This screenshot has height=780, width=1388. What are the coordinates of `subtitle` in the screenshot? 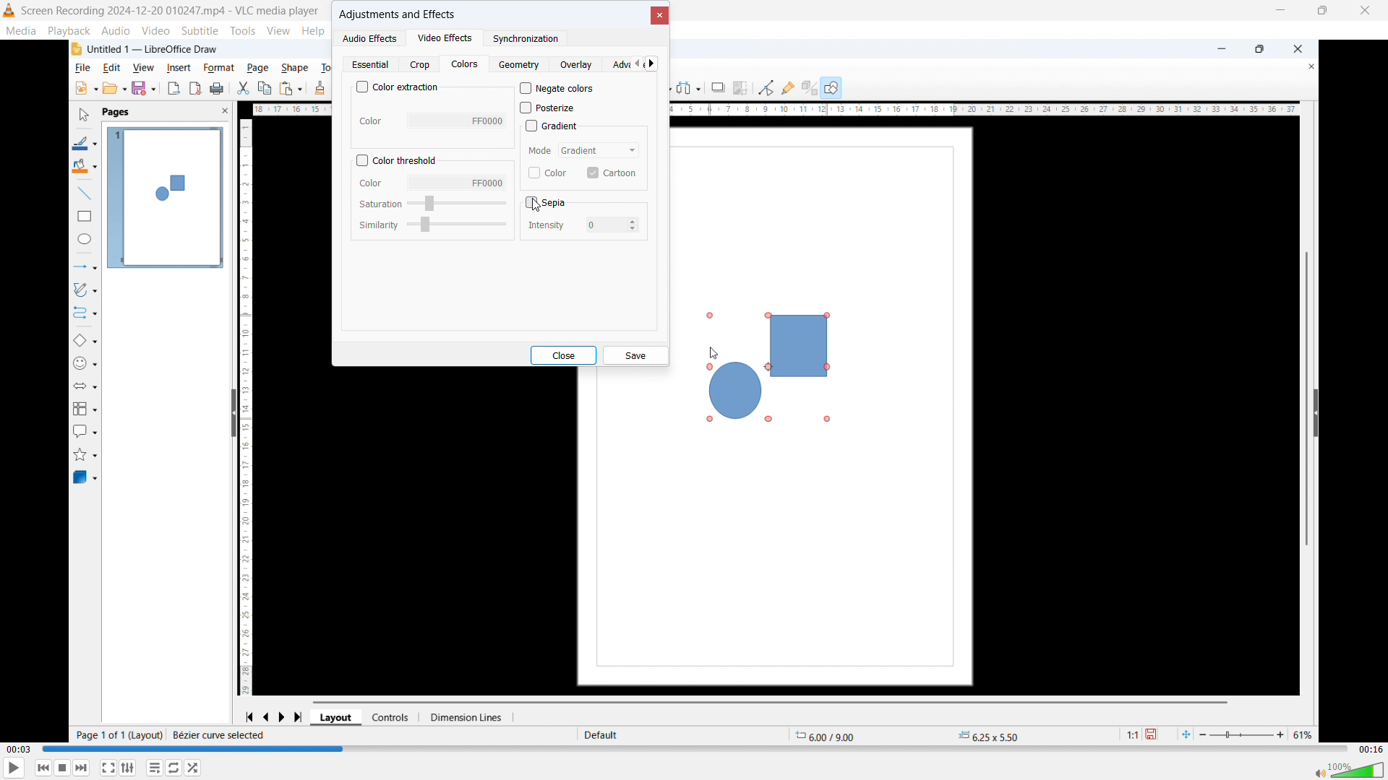 It's located at (200, 30).